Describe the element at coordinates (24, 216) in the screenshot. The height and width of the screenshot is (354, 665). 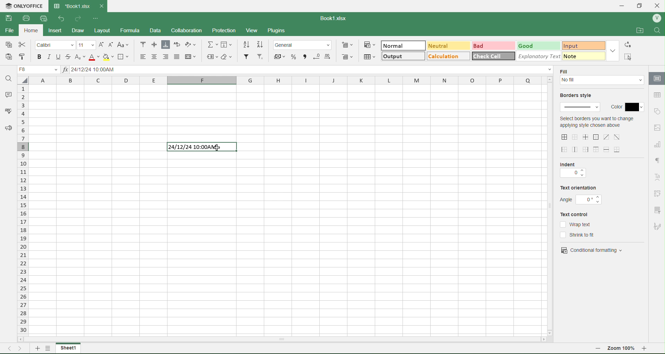
I see `Rows Number` at that location.